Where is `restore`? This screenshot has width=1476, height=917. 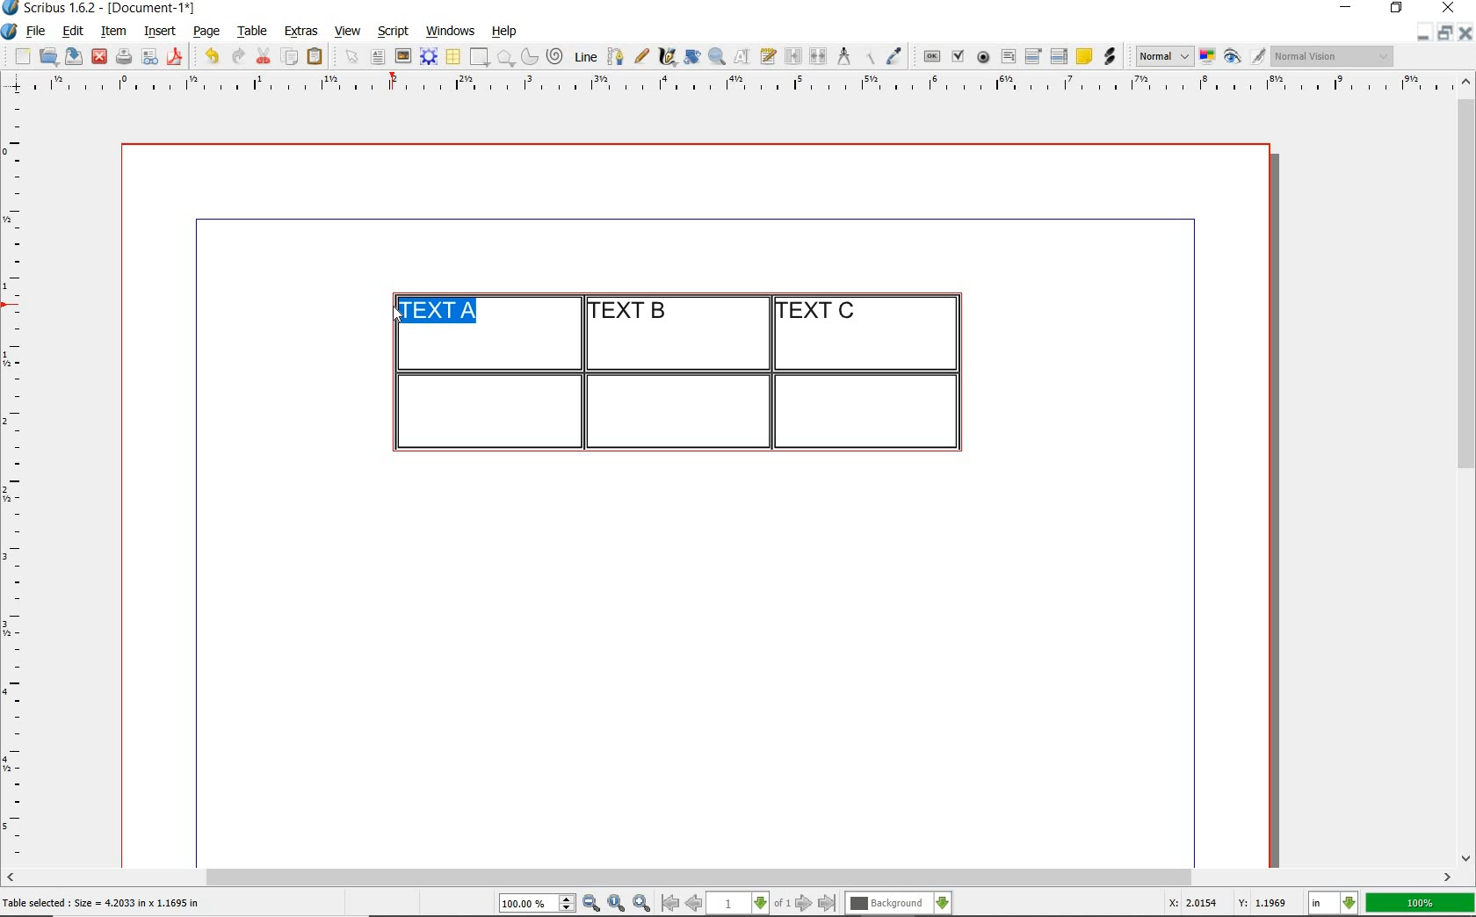 restore is located at coordinates (1397, 9).